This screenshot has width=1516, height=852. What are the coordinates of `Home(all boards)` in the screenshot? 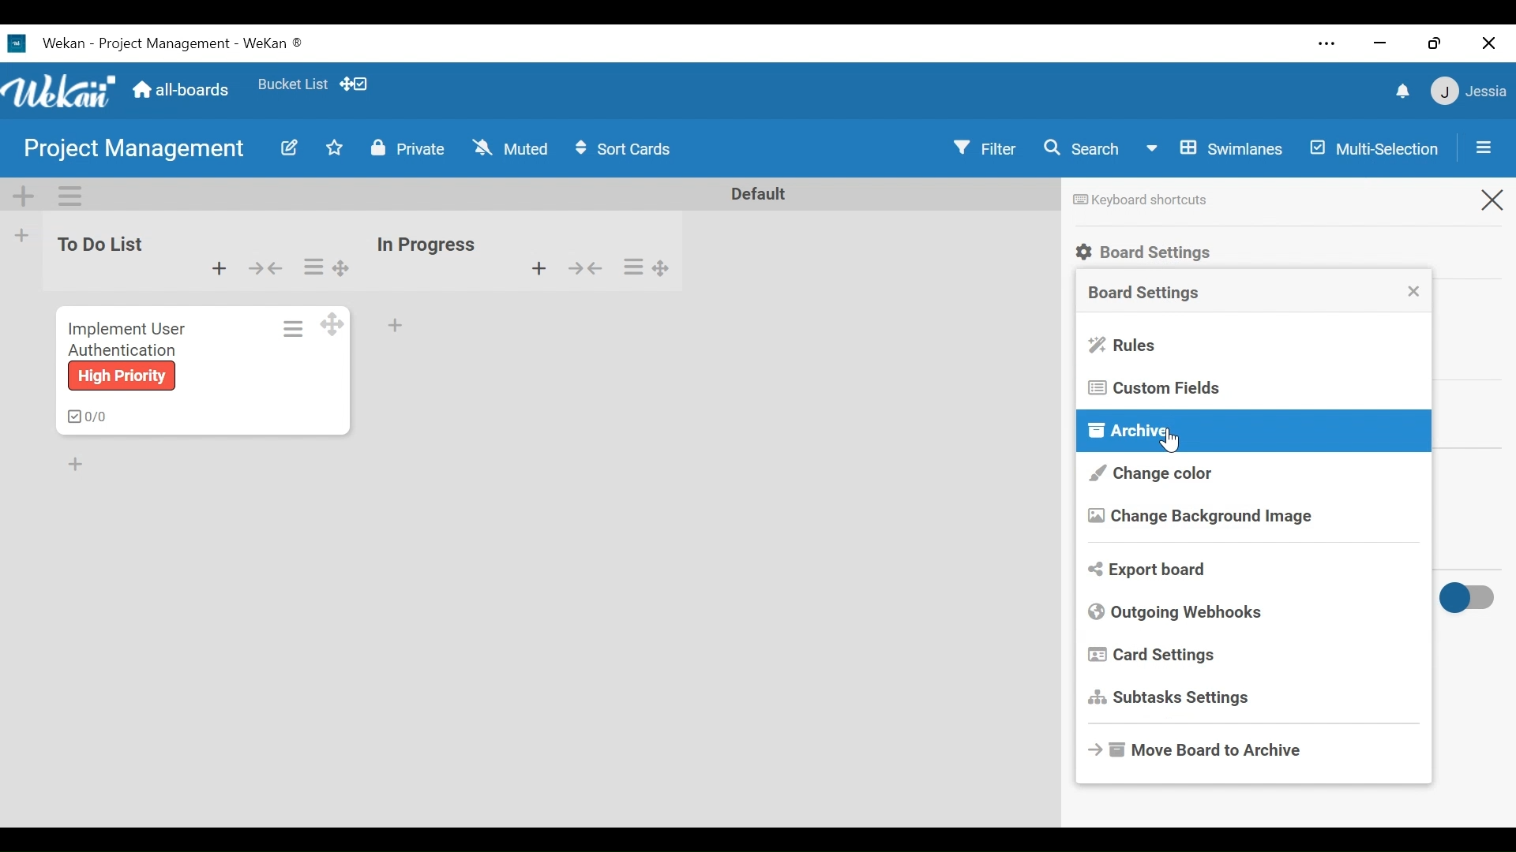 It's located at (182, 85).